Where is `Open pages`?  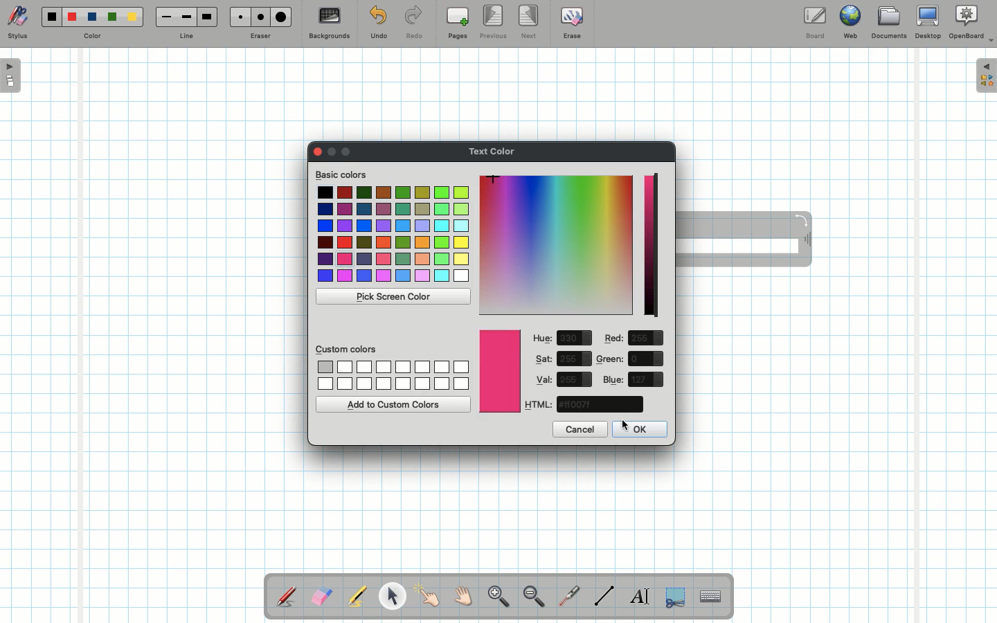
Open pages is located at coordinates (12, 75).